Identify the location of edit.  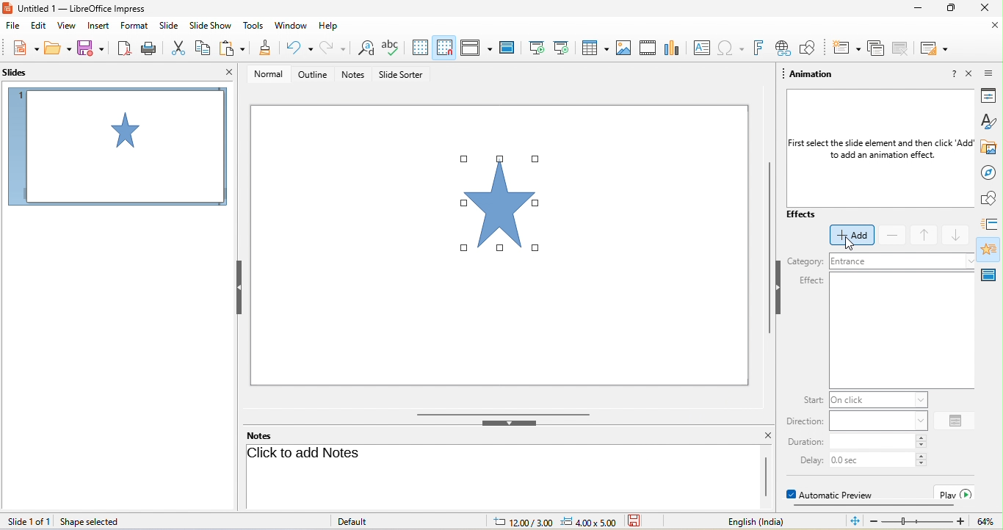
(38, 26).